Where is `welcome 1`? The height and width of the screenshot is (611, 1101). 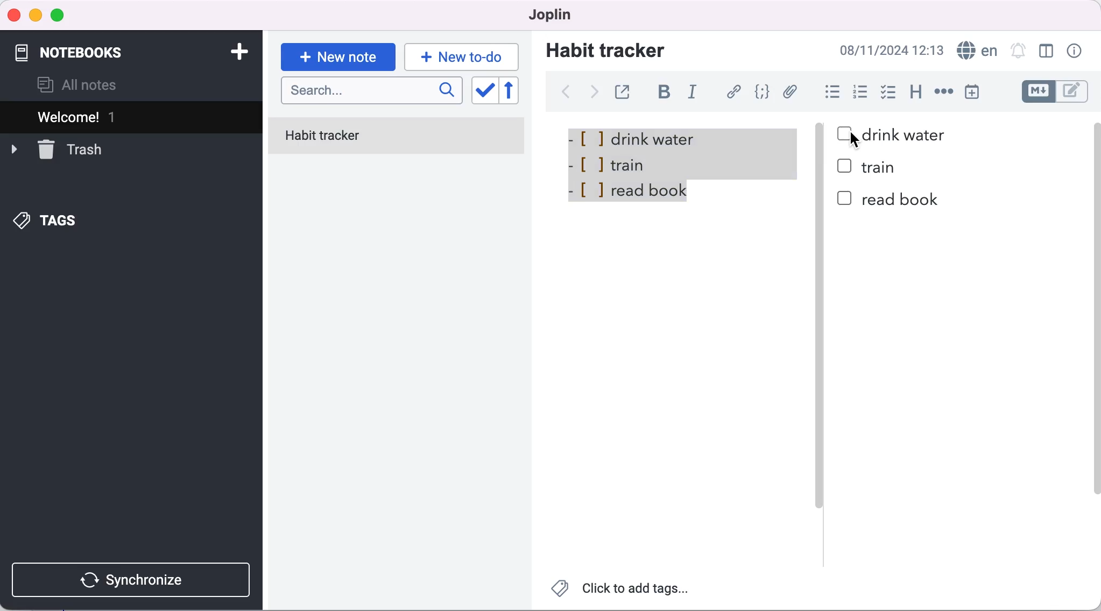
welcome 1 is located at coordinates (133, 117).